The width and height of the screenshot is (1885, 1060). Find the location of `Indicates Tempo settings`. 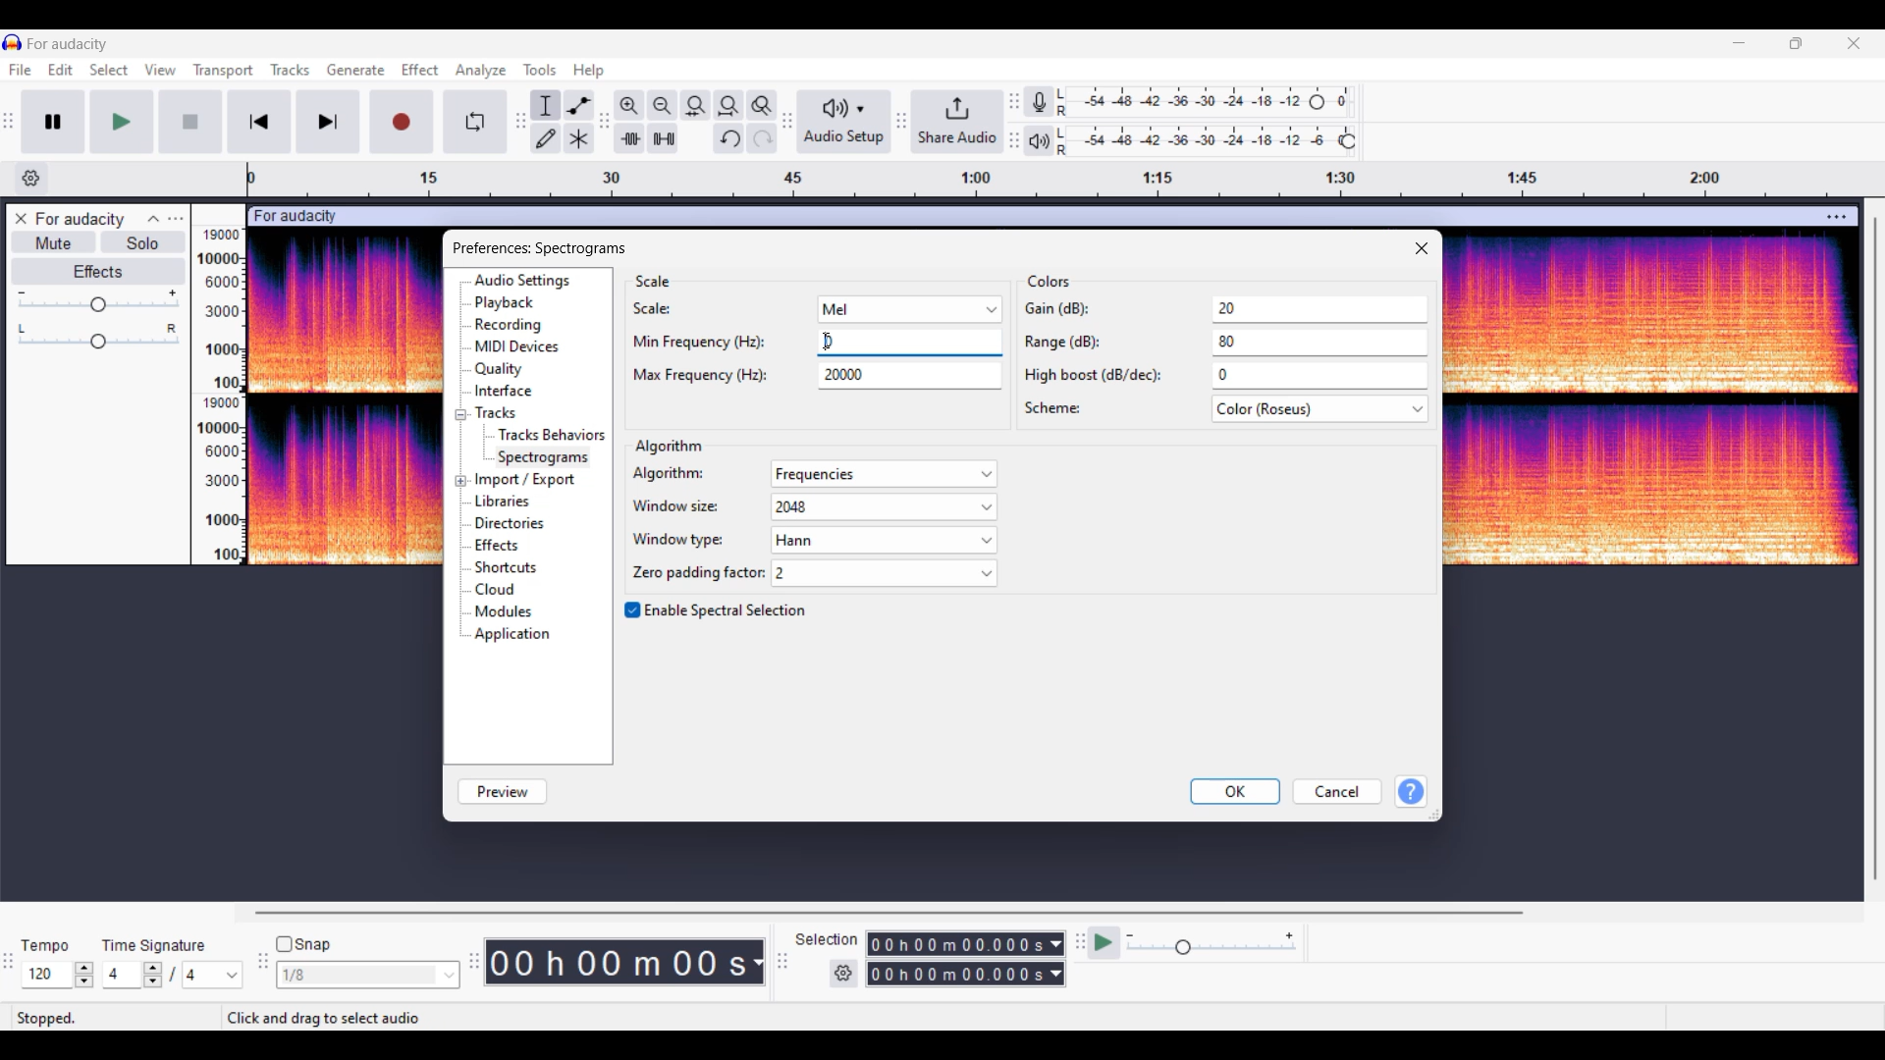

Indicates Tempo settings is located at coordinates (46, 946).